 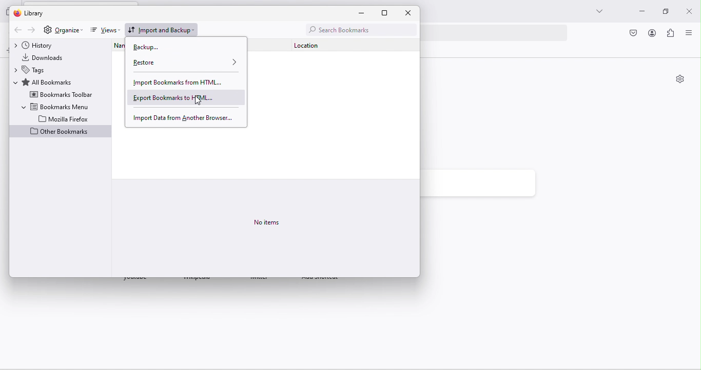 What do you see at coordinates (598, 11) in the screenshot?
I see `more` at bounding box center [598, 11].